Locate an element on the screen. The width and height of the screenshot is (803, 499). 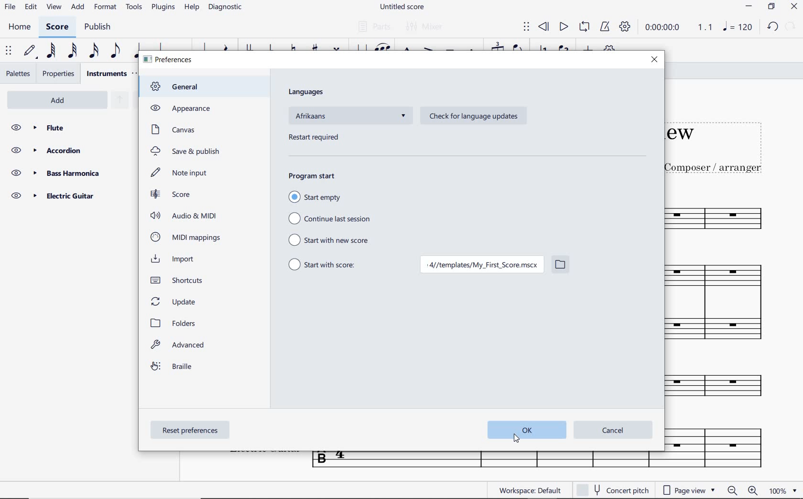
MOVE SELECTED STAVES UP is located at coordinates (118, 101).